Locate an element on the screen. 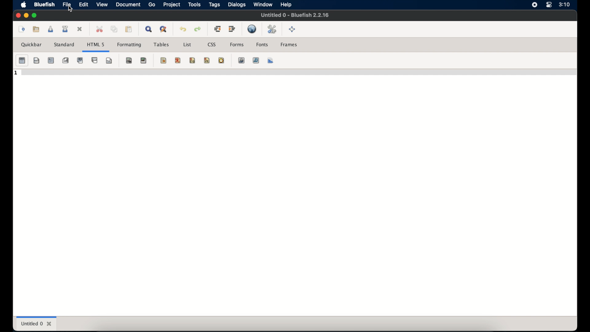 The image size is (590, 332). multi thumbnail is located at coordinates (267, 60).